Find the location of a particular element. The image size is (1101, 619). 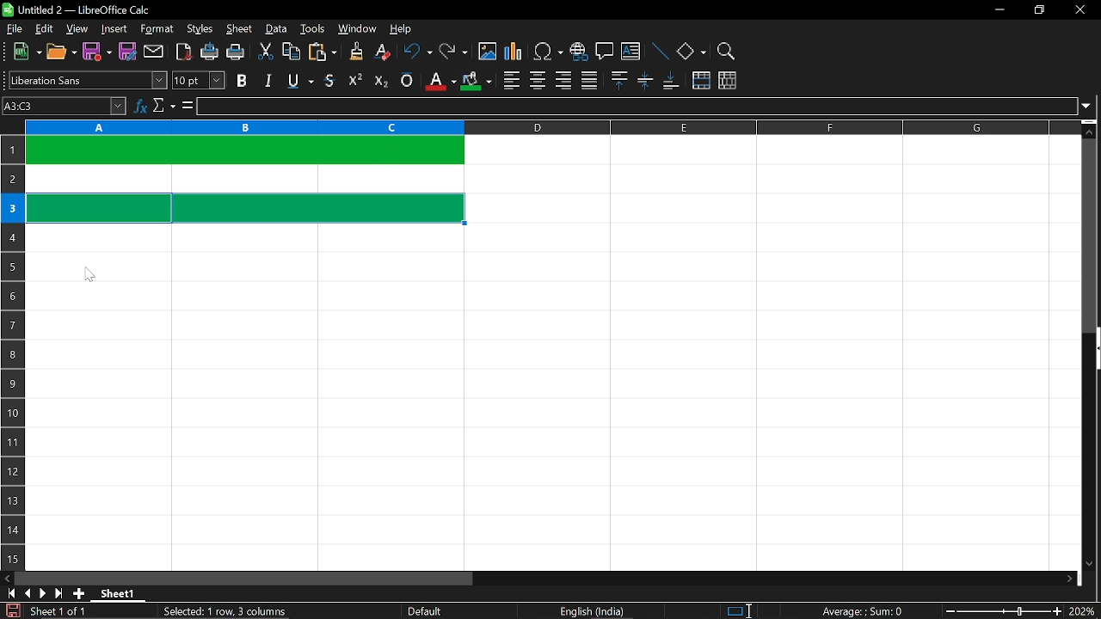

tools is located at coordinates (313, 30).